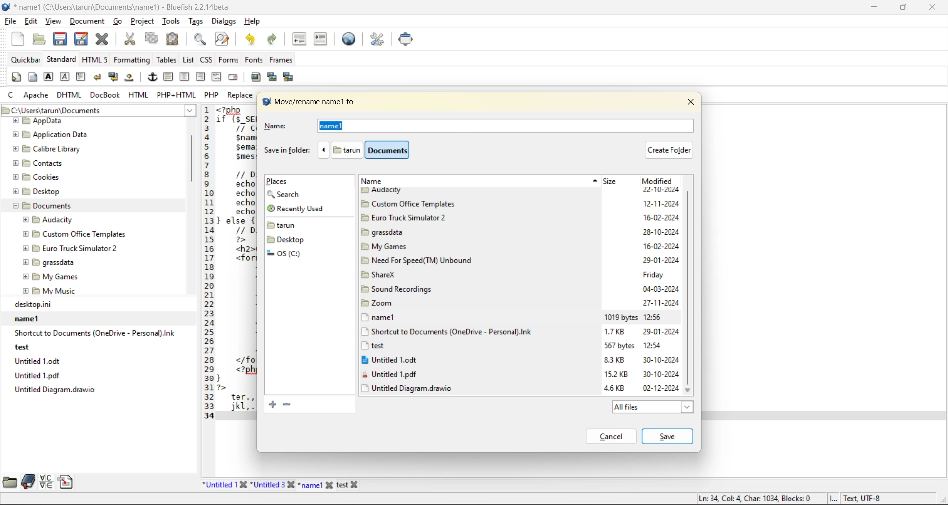 This screenshot has width=948, height=505. I want to click on body, so click(33, 78).